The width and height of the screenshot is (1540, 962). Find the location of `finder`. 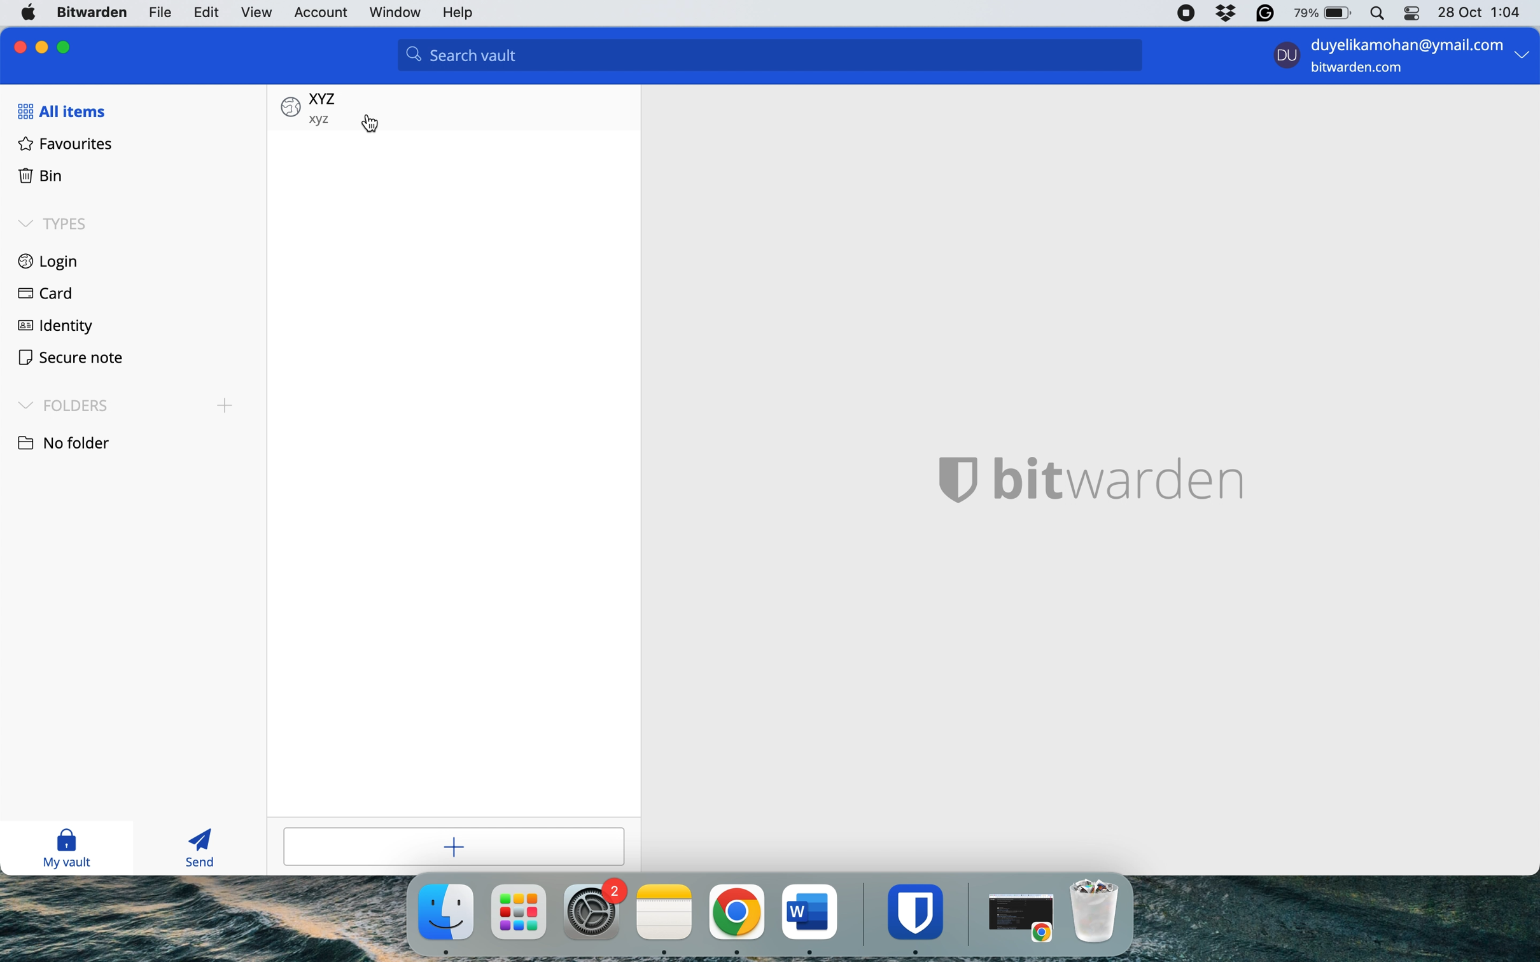

finder is located at coordinates (444, 912).